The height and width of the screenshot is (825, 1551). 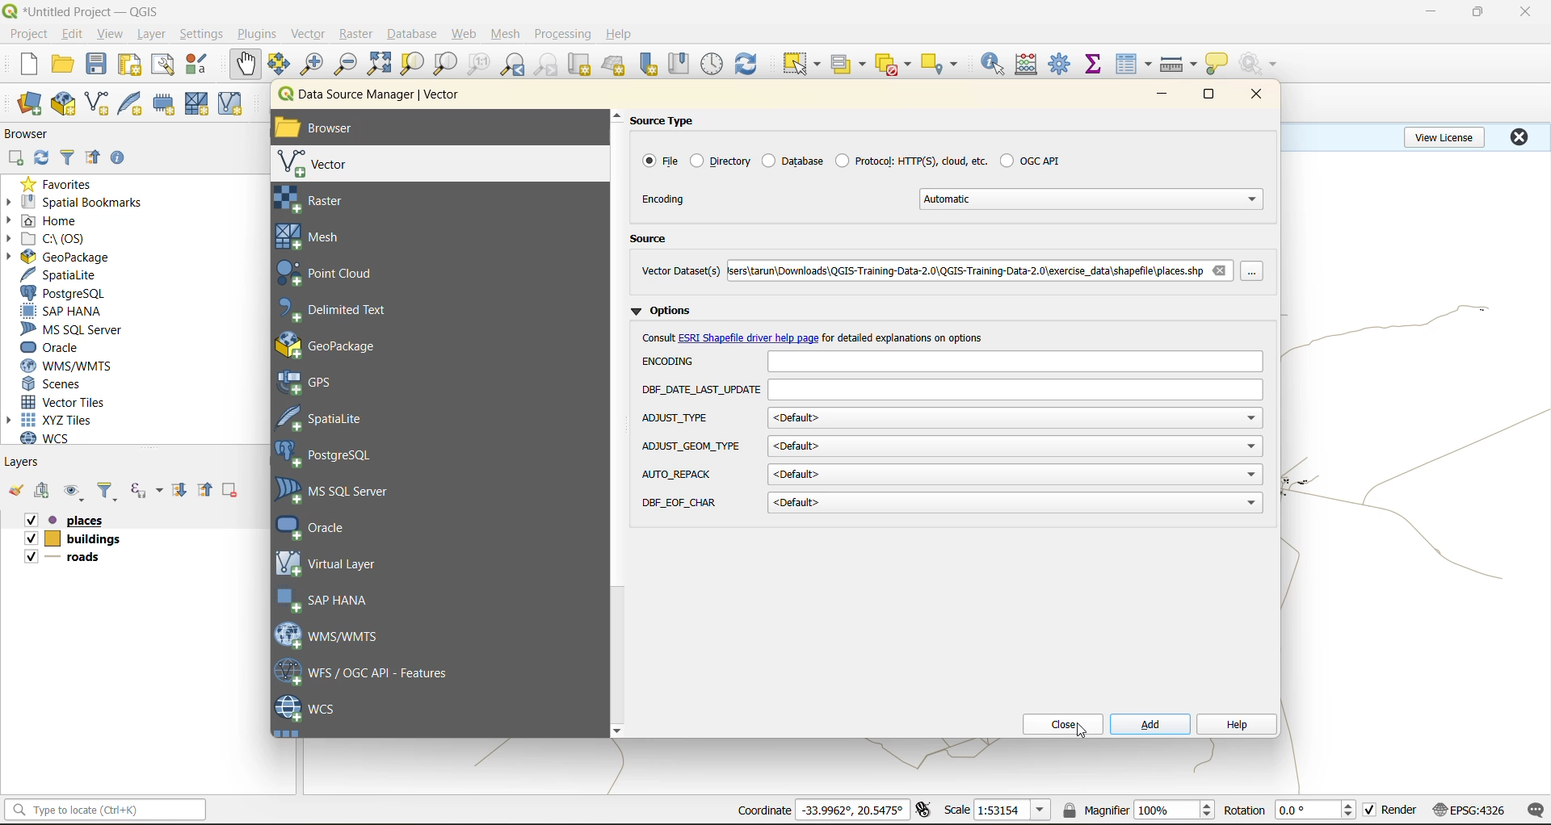 I want to click on link, so click(x=750, y=339).